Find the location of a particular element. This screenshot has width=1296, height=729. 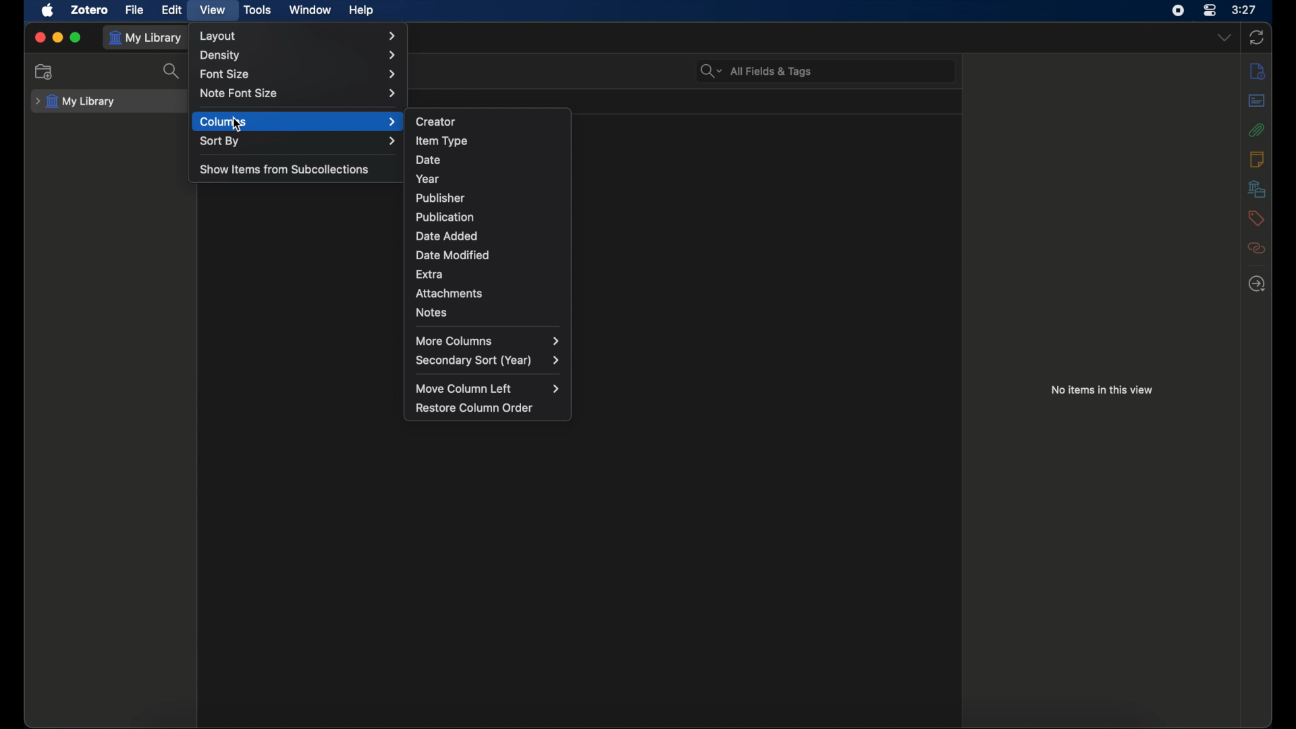

sync is located at coordinates (1257, 37).